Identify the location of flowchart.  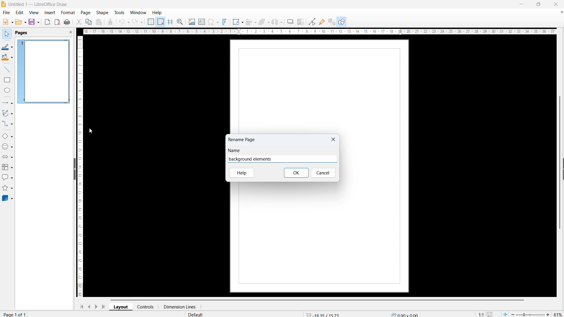
(8, 167).